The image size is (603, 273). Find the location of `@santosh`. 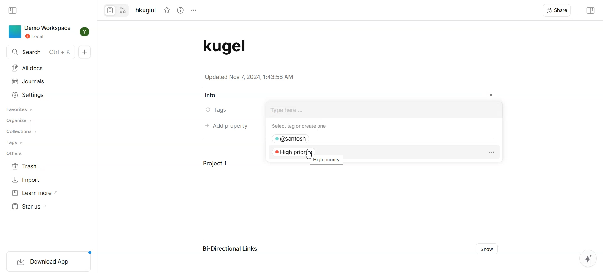

@santosh is located at coordinates (308, 138).